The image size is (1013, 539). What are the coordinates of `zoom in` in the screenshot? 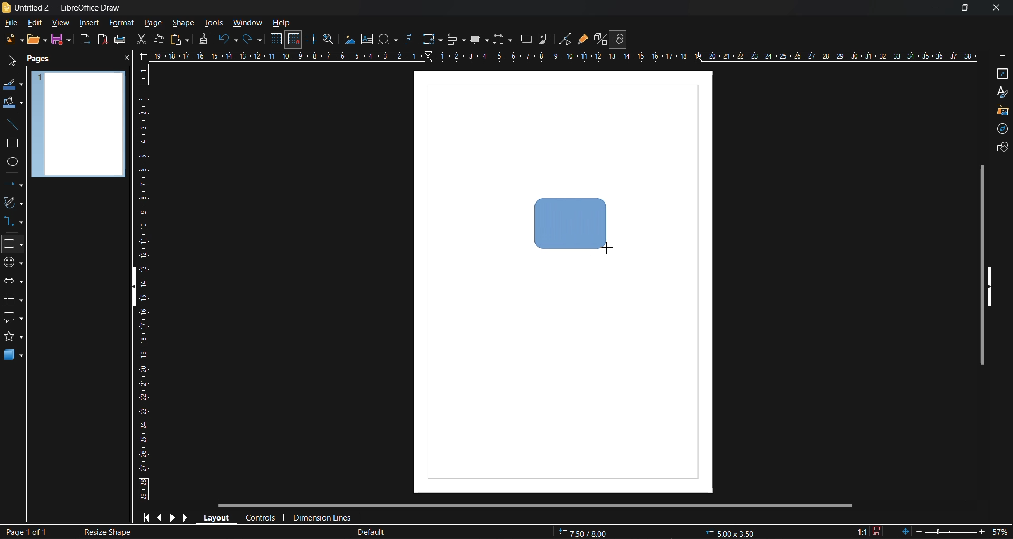 It's located at (981, 533).